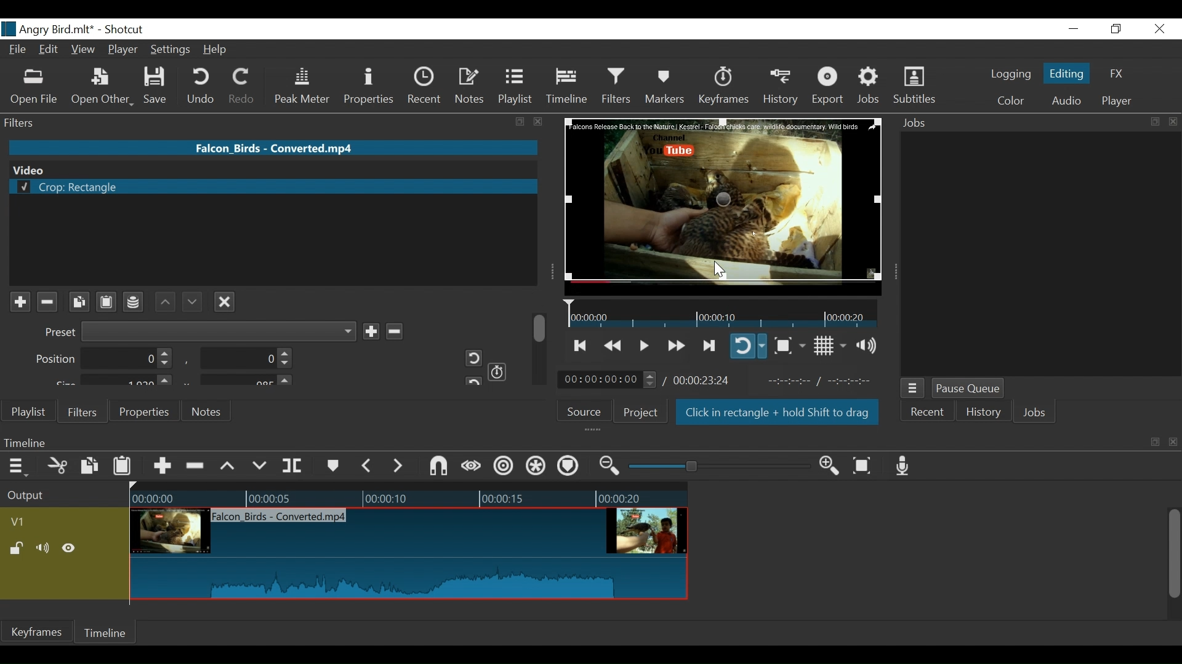 Image resolution: width=1182 pixels, height=664 pixels. What do you see at coordinates (332, 466) in the screenshot?
I see `Markers` at bounding box center [332, 466].